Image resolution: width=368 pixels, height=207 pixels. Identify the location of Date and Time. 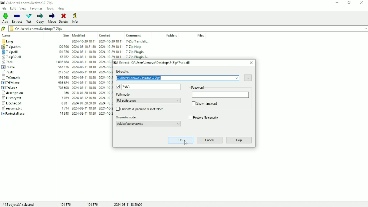
(128, 204).